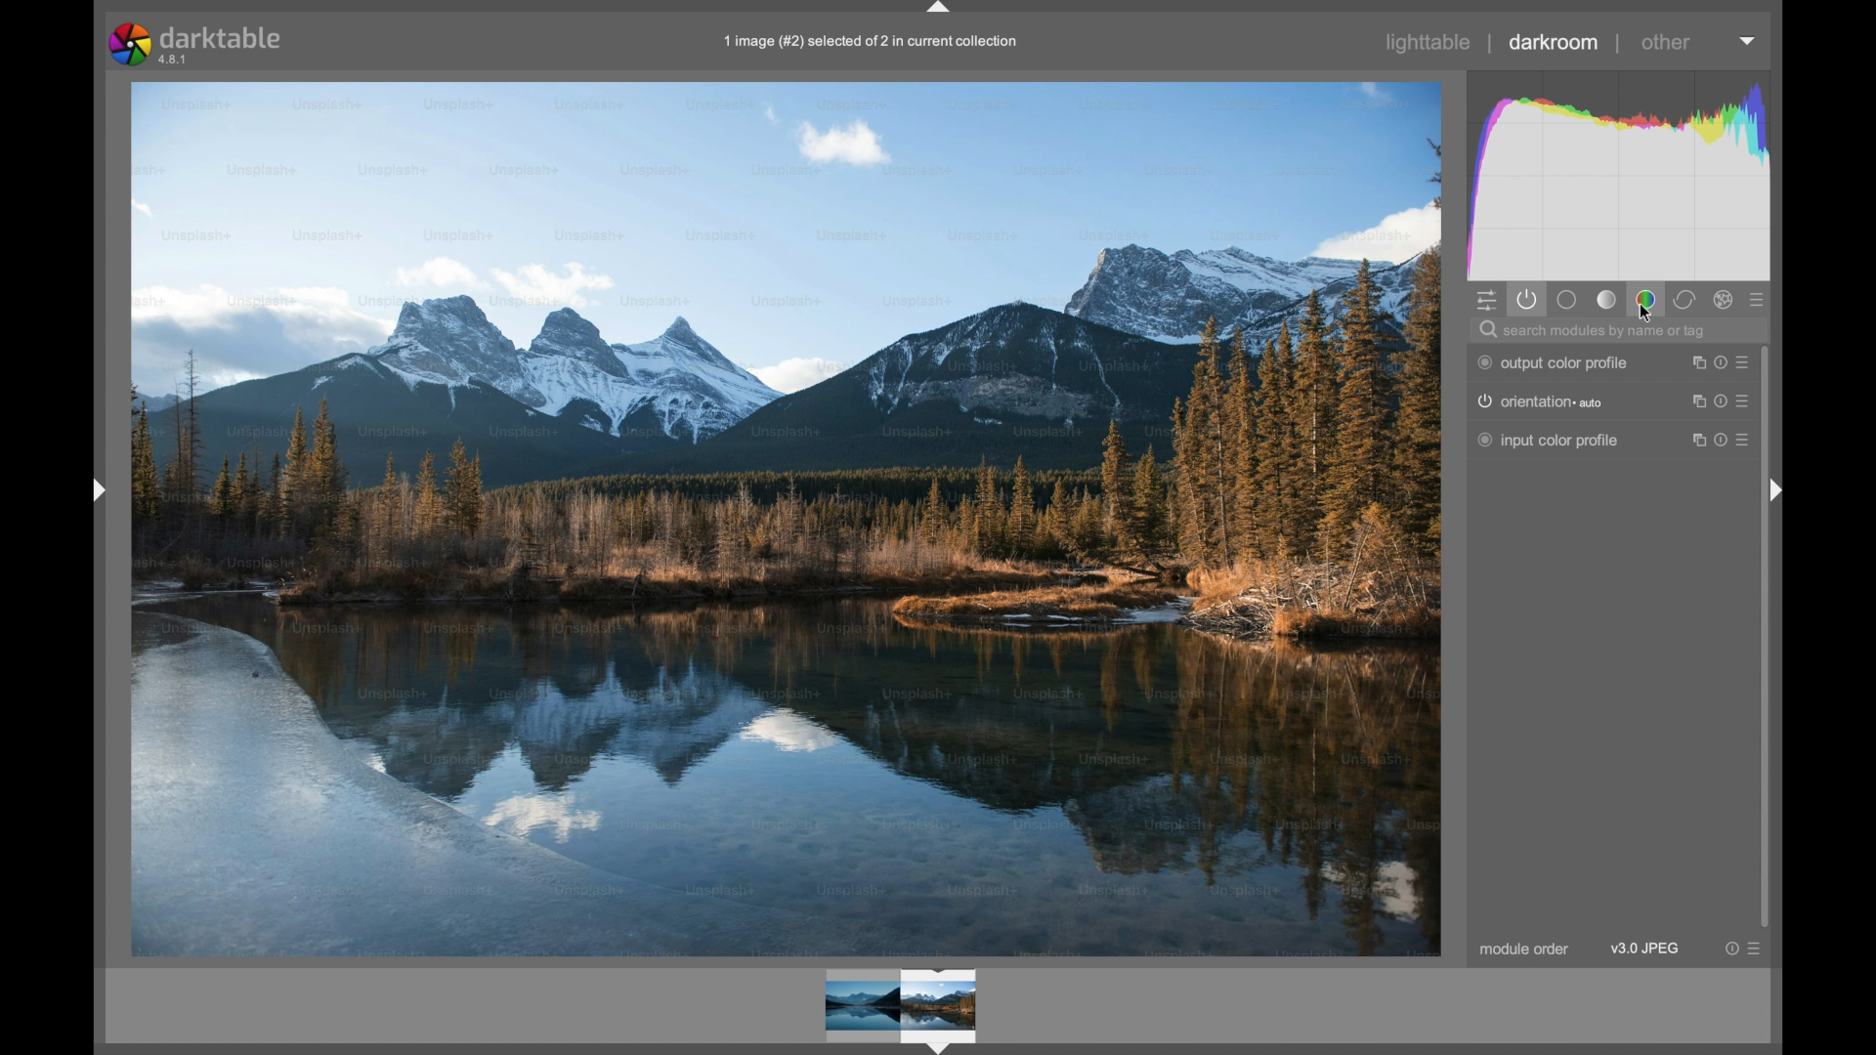 This screenshot has width=1876, height=1055. What do you see at coordinates (1722, 364) in the screenshot?
I see `reset parameters` at bounding box center [1722, 364].